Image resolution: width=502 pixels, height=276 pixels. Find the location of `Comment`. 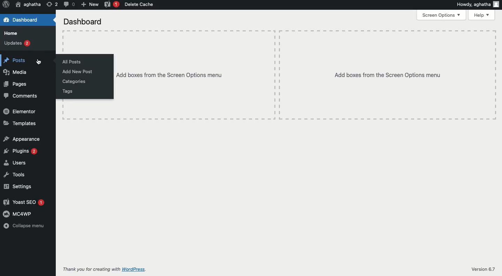

Comment is located at coordinates (69, 5).